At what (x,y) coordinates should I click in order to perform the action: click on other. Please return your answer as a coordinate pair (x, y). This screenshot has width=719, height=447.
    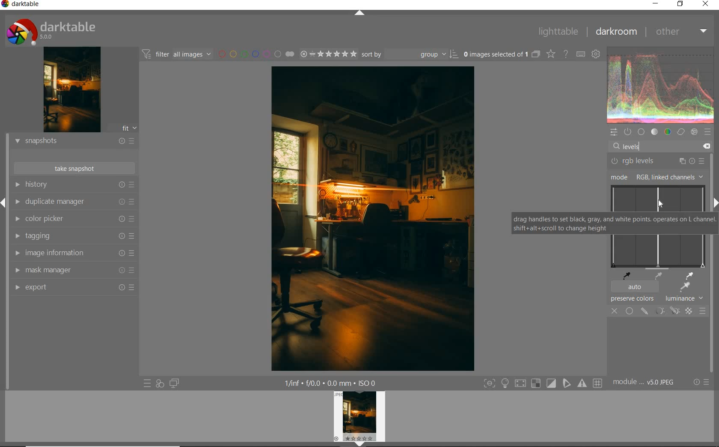
    Looking at the image, I should click on (681, 32).